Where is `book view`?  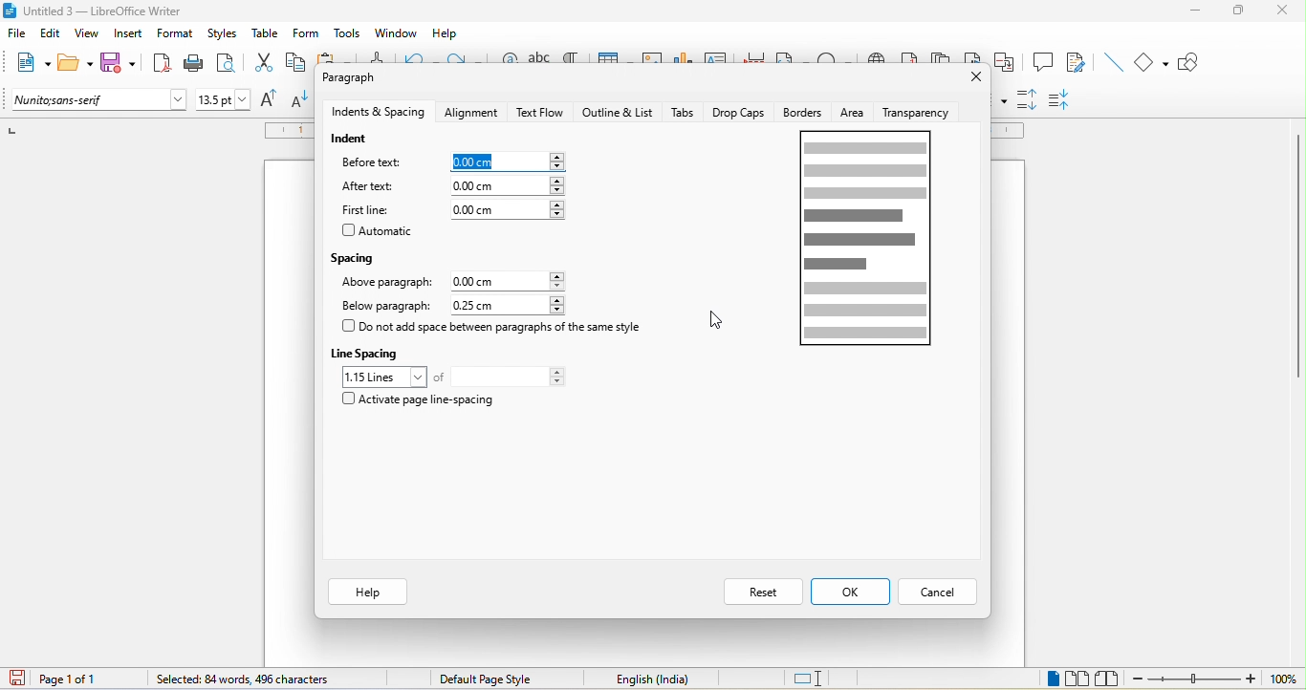 book view is located at coordinates (1111, 679).